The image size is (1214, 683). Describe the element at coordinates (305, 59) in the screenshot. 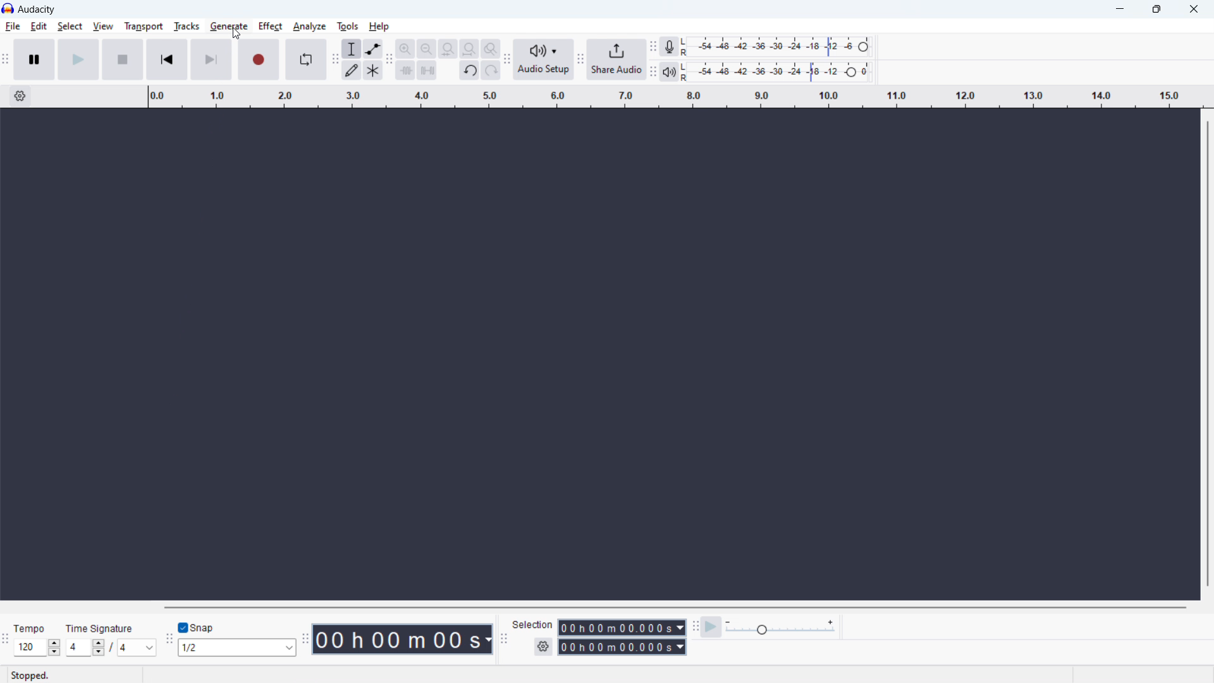

I see `enable loop` at that location.